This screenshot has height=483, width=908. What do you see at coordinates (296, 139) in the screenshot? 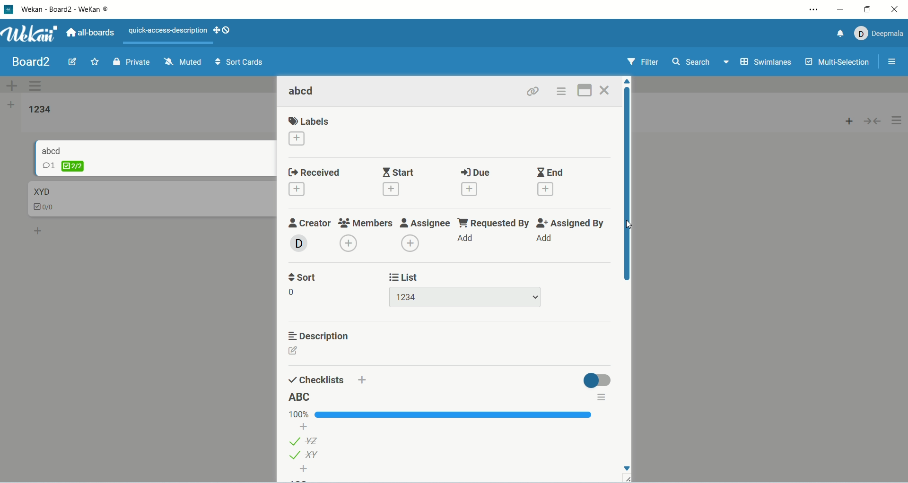
I see `add` at bounding box center [296, 139].